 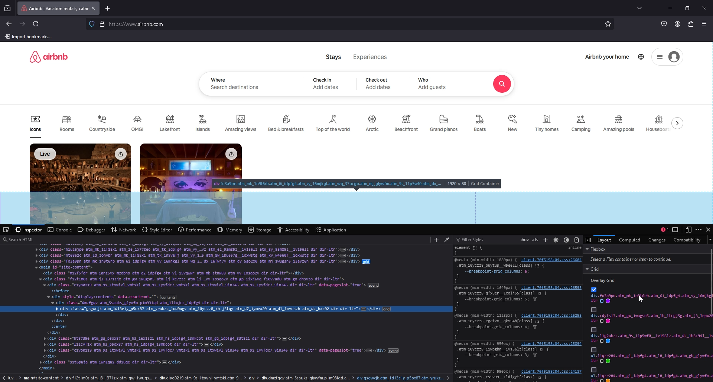 What do you see at coordinates (665, 229) in the screenshot?
I see `show split console` at bounding box center [665, 229].